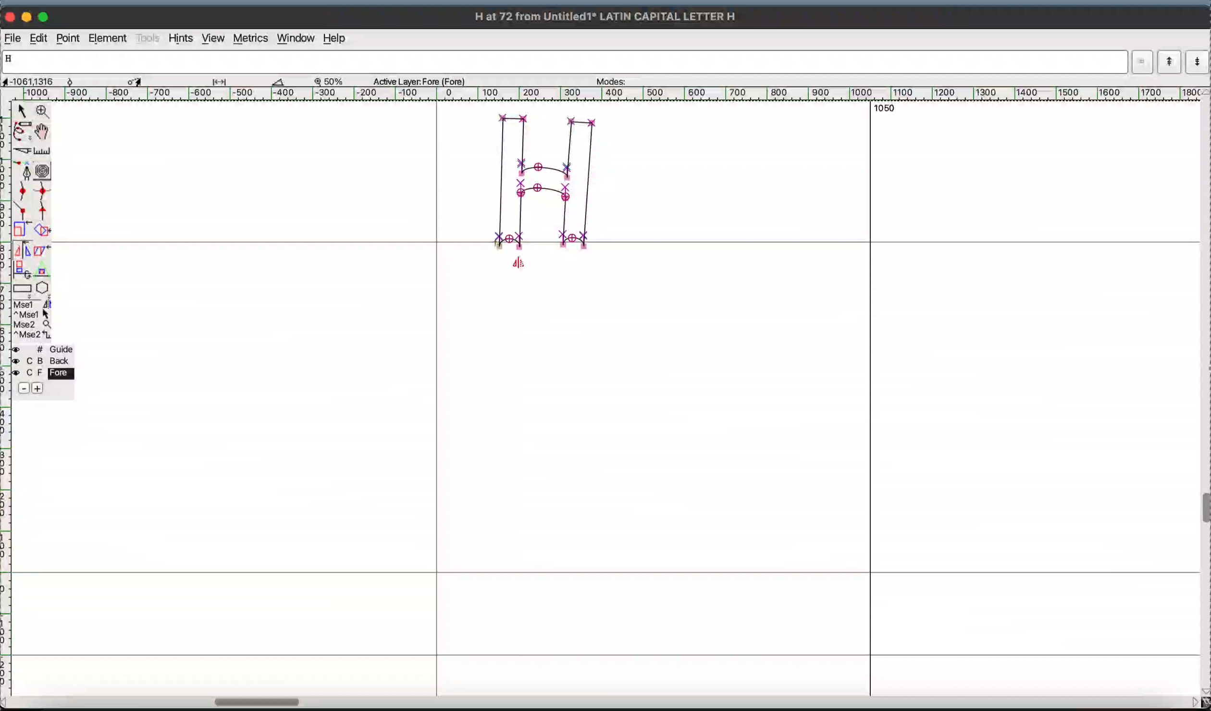  Describe the element at coordinates (46, 17) in the screenshot. I see `maximize` at that location.